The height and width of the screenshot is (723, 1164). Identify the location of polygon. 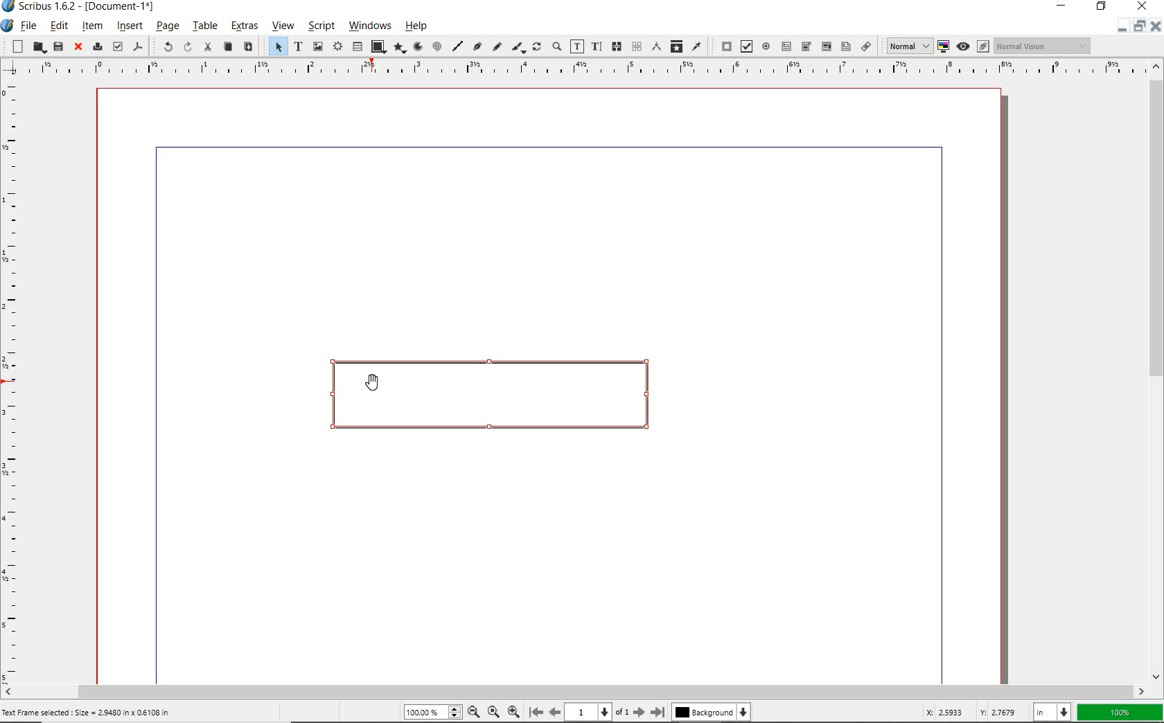
(398, 48).